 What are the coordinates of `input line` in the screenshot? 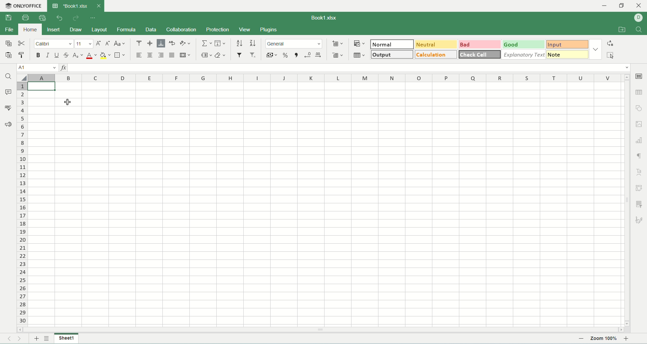 It's located at (349, 67).